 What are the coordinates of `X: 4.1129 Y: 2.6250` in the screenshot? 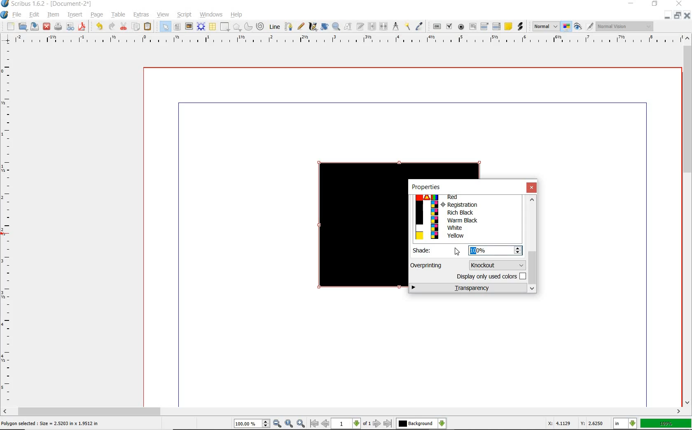 It's located at (576, 423).